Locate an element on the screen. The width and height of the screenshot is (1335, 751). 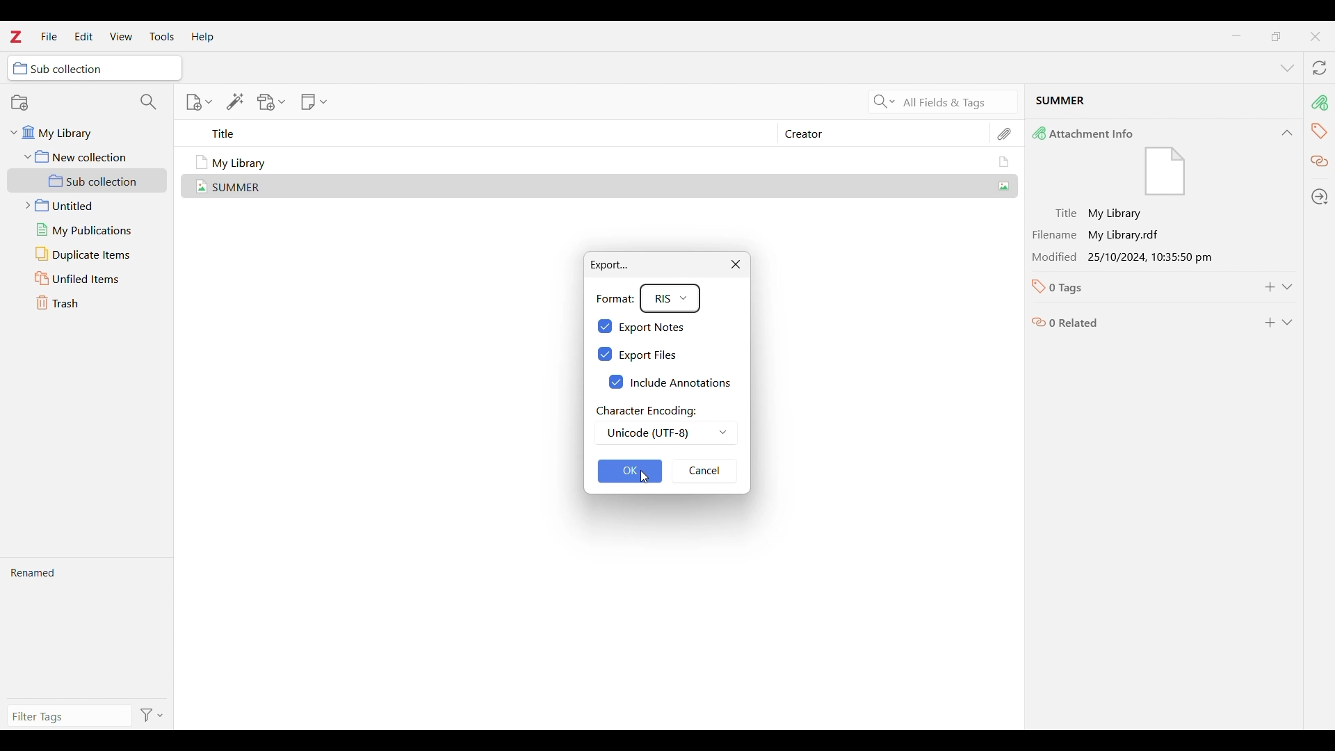
My publications  is located at coordinates (88, 230).